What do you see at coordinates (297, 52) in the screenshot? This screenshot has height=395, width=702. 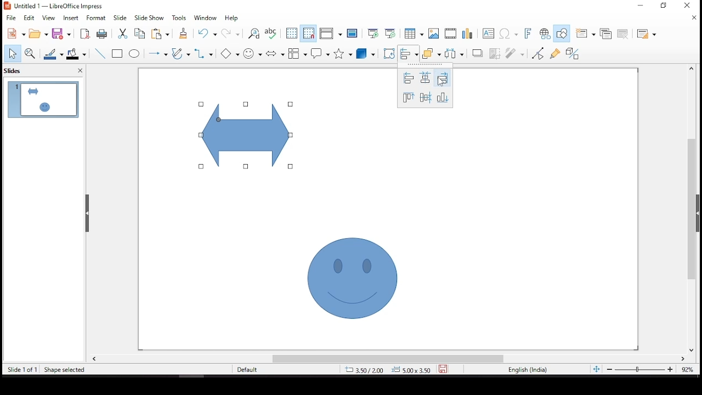 I see `flowchart` at bounding box center [297, 52].